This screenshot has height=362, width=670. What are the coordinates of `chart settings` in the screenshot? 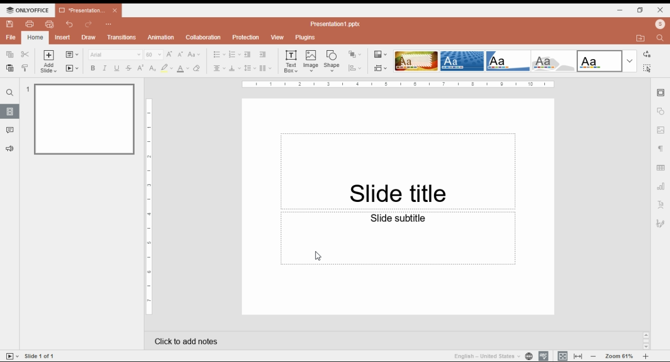 It's located at (662, 186).